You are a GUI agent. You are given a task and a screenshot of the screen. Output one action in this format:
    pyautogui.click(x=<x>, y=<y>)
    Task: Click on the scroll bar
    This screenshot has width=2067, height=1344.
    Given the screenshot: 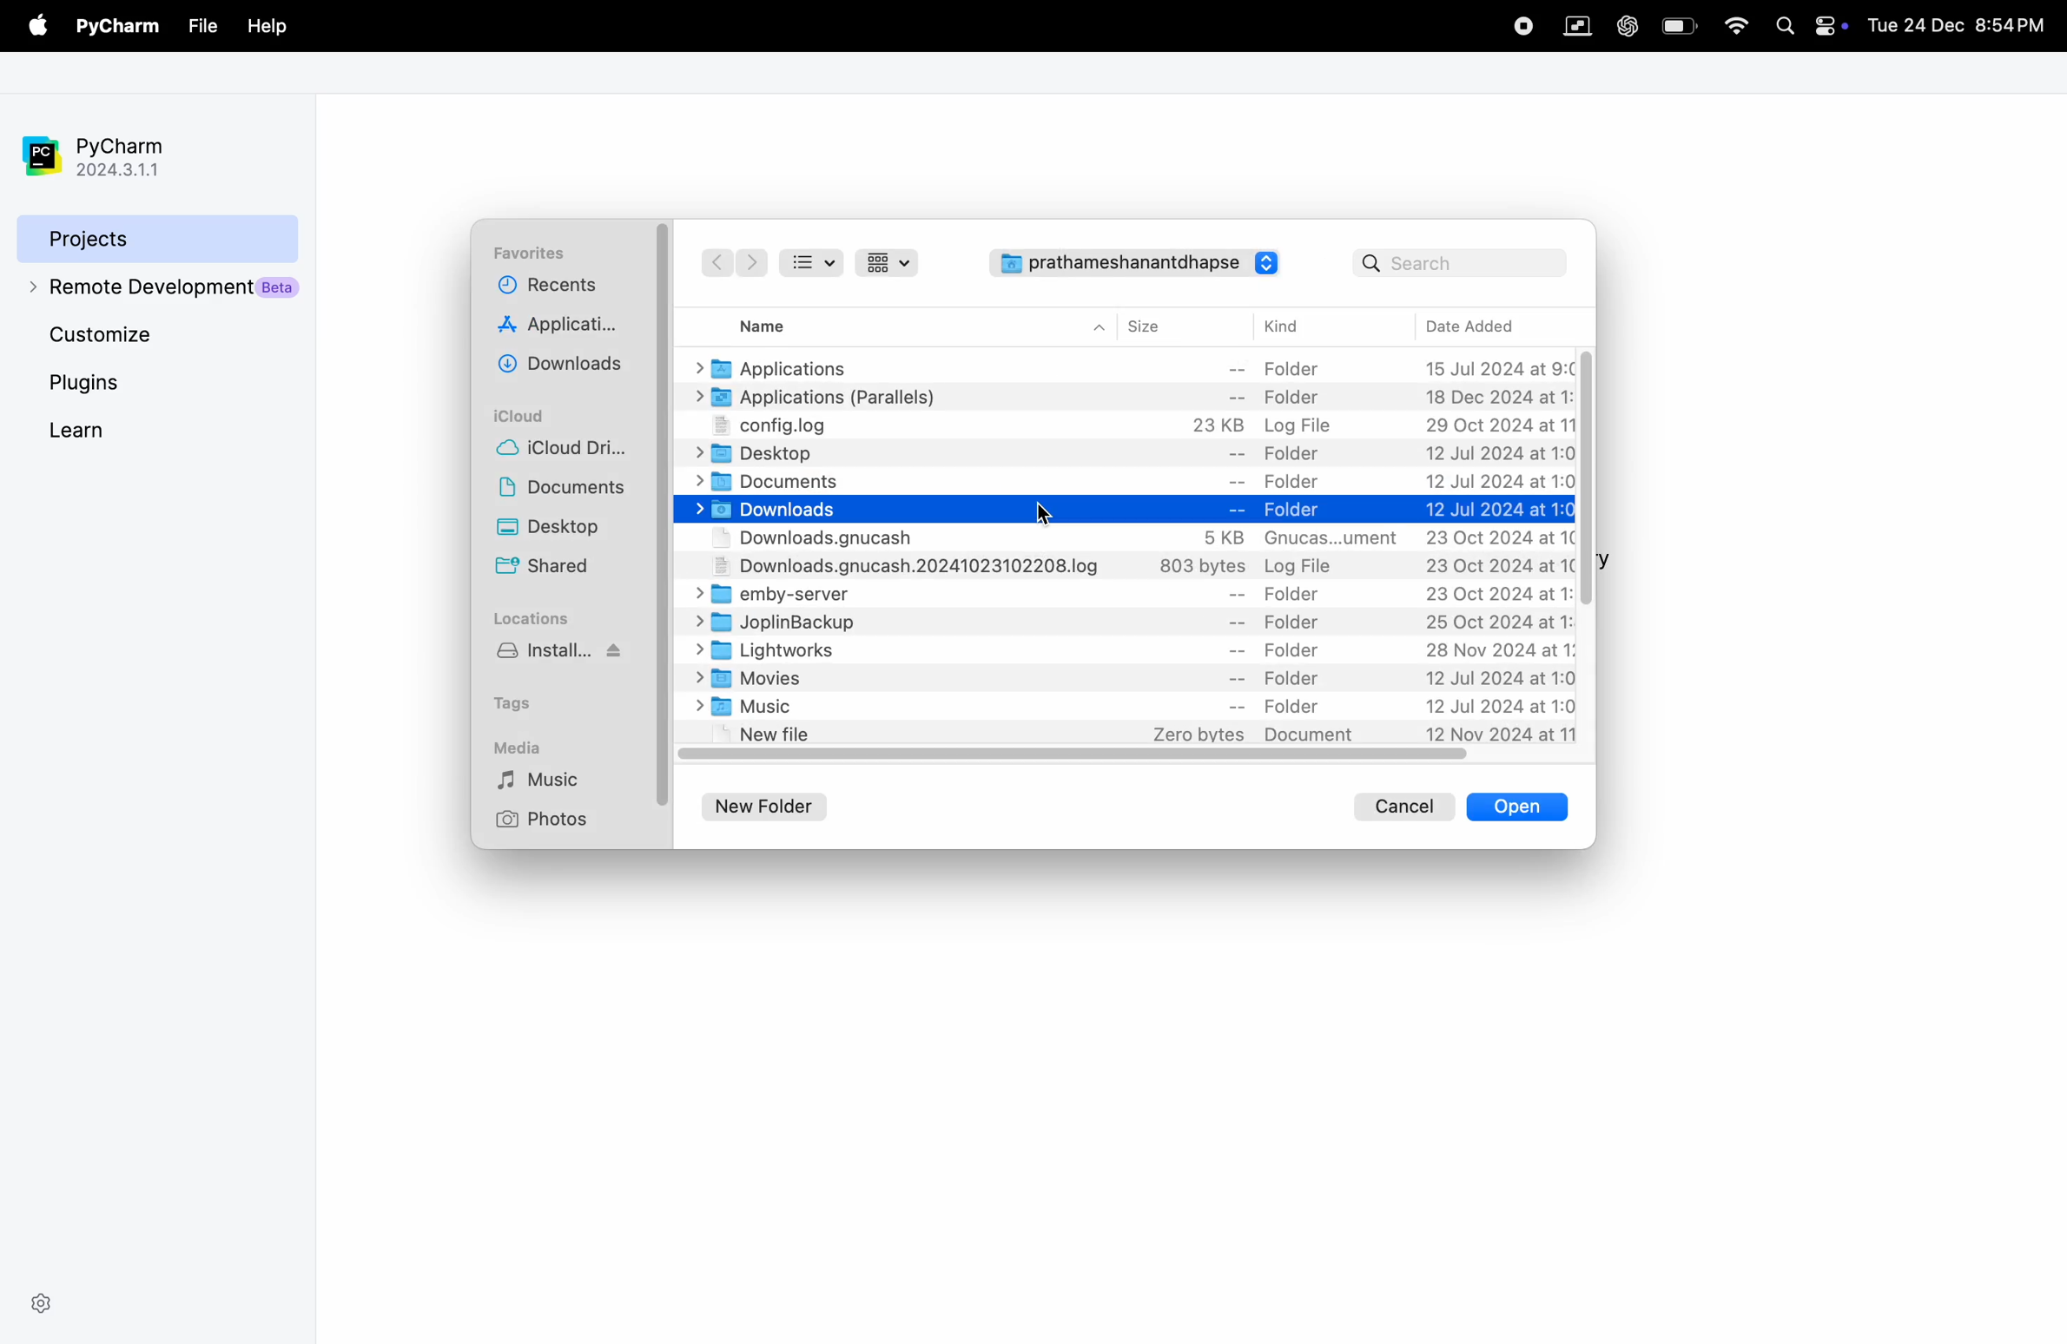 What is the action you would take?
    pyautogui.click(x=665, y=511)
    